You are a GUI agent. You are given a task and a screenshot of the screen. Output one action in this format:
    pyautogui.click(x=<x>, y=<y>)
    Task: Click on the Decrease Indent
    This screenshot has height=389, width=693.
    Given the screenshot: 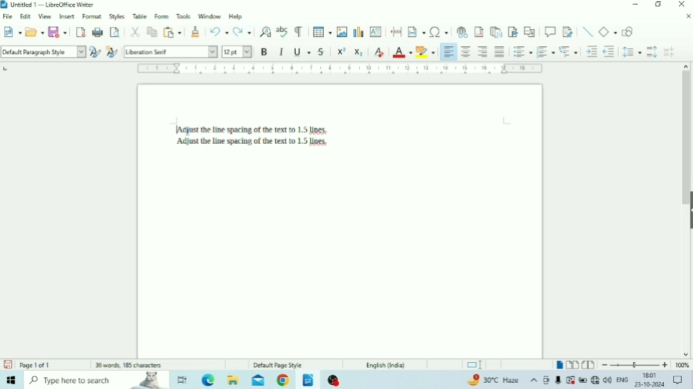 What is the action you would take?
    pyautogui.click(x=609, y=51)
    